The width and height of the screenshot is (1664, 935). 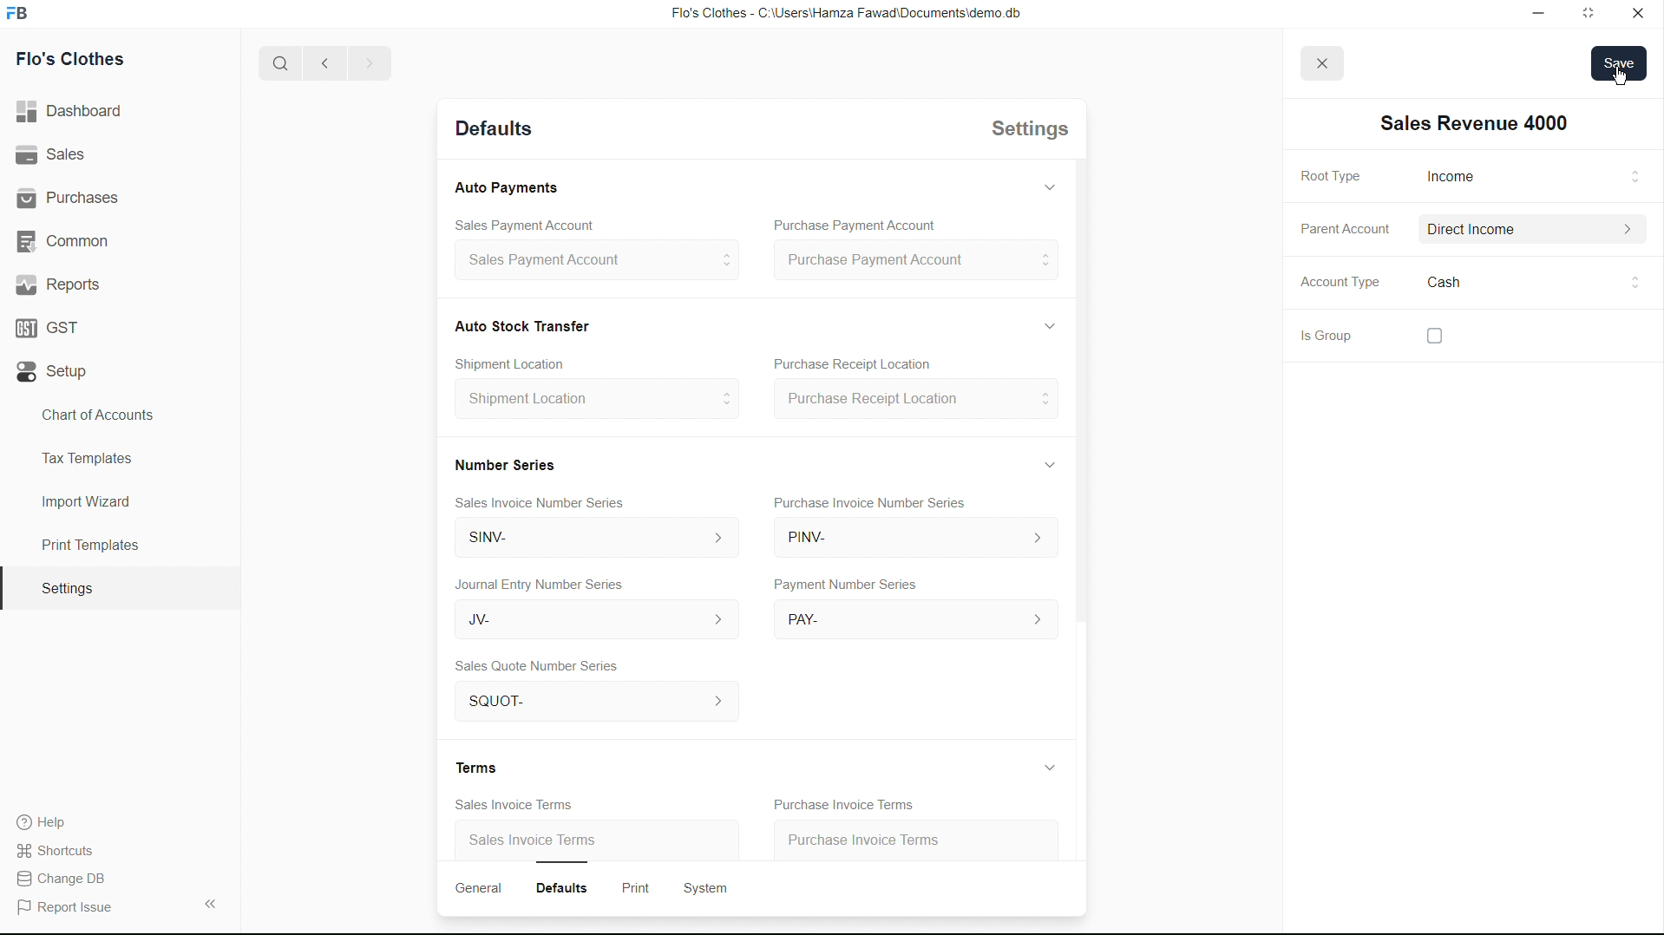 What do you see at coordinates (535, 842) in the screenshot?
I see `Sales Invoice Terms` at bounding box center [535, 842].